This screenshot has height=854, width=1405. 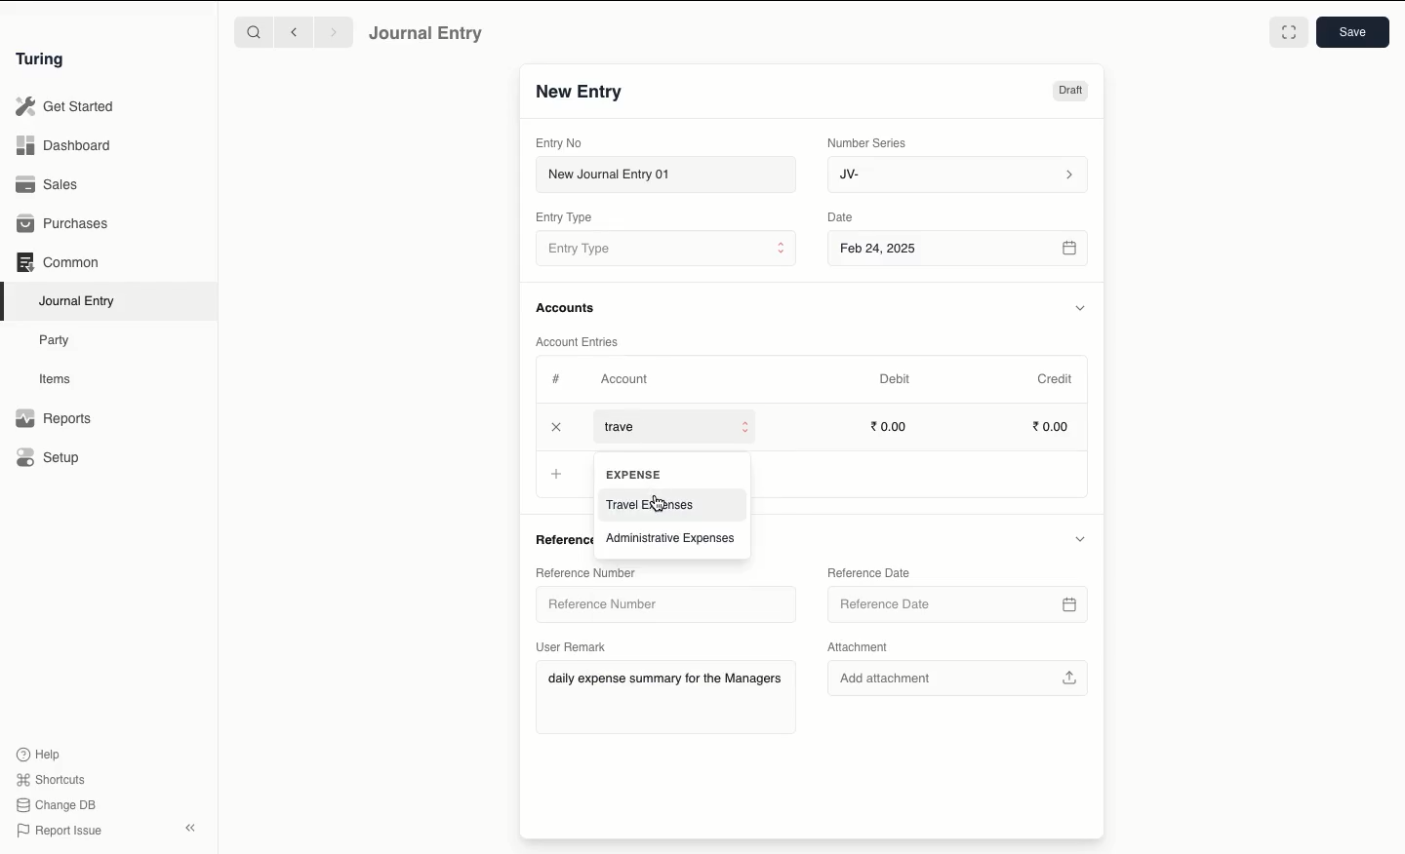 What do you see at coordinates (558, 378) in the screenshot?
I see `Hashtag` at bounding box center [558, 378].